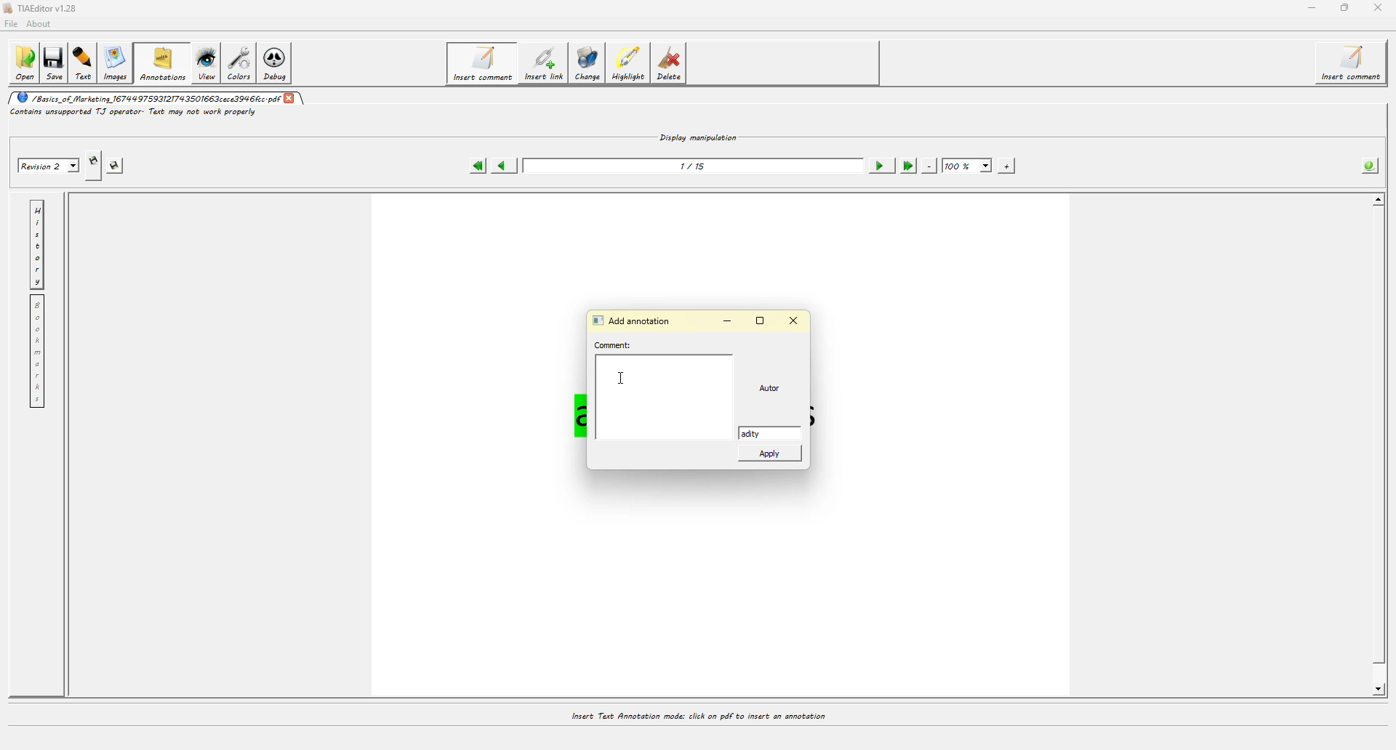  I want to click on open, so click(24, 62).